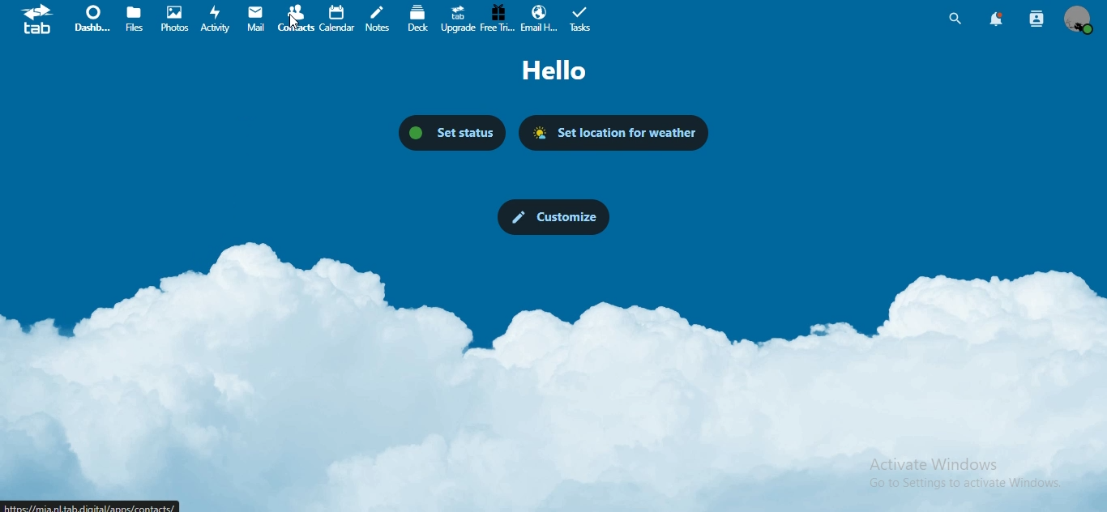 The width and height of the screenshot is (1107, 512). What do you see at coordinates (297, 17) in the screenshot?
I see `contact` at bounding box center [297, 17].